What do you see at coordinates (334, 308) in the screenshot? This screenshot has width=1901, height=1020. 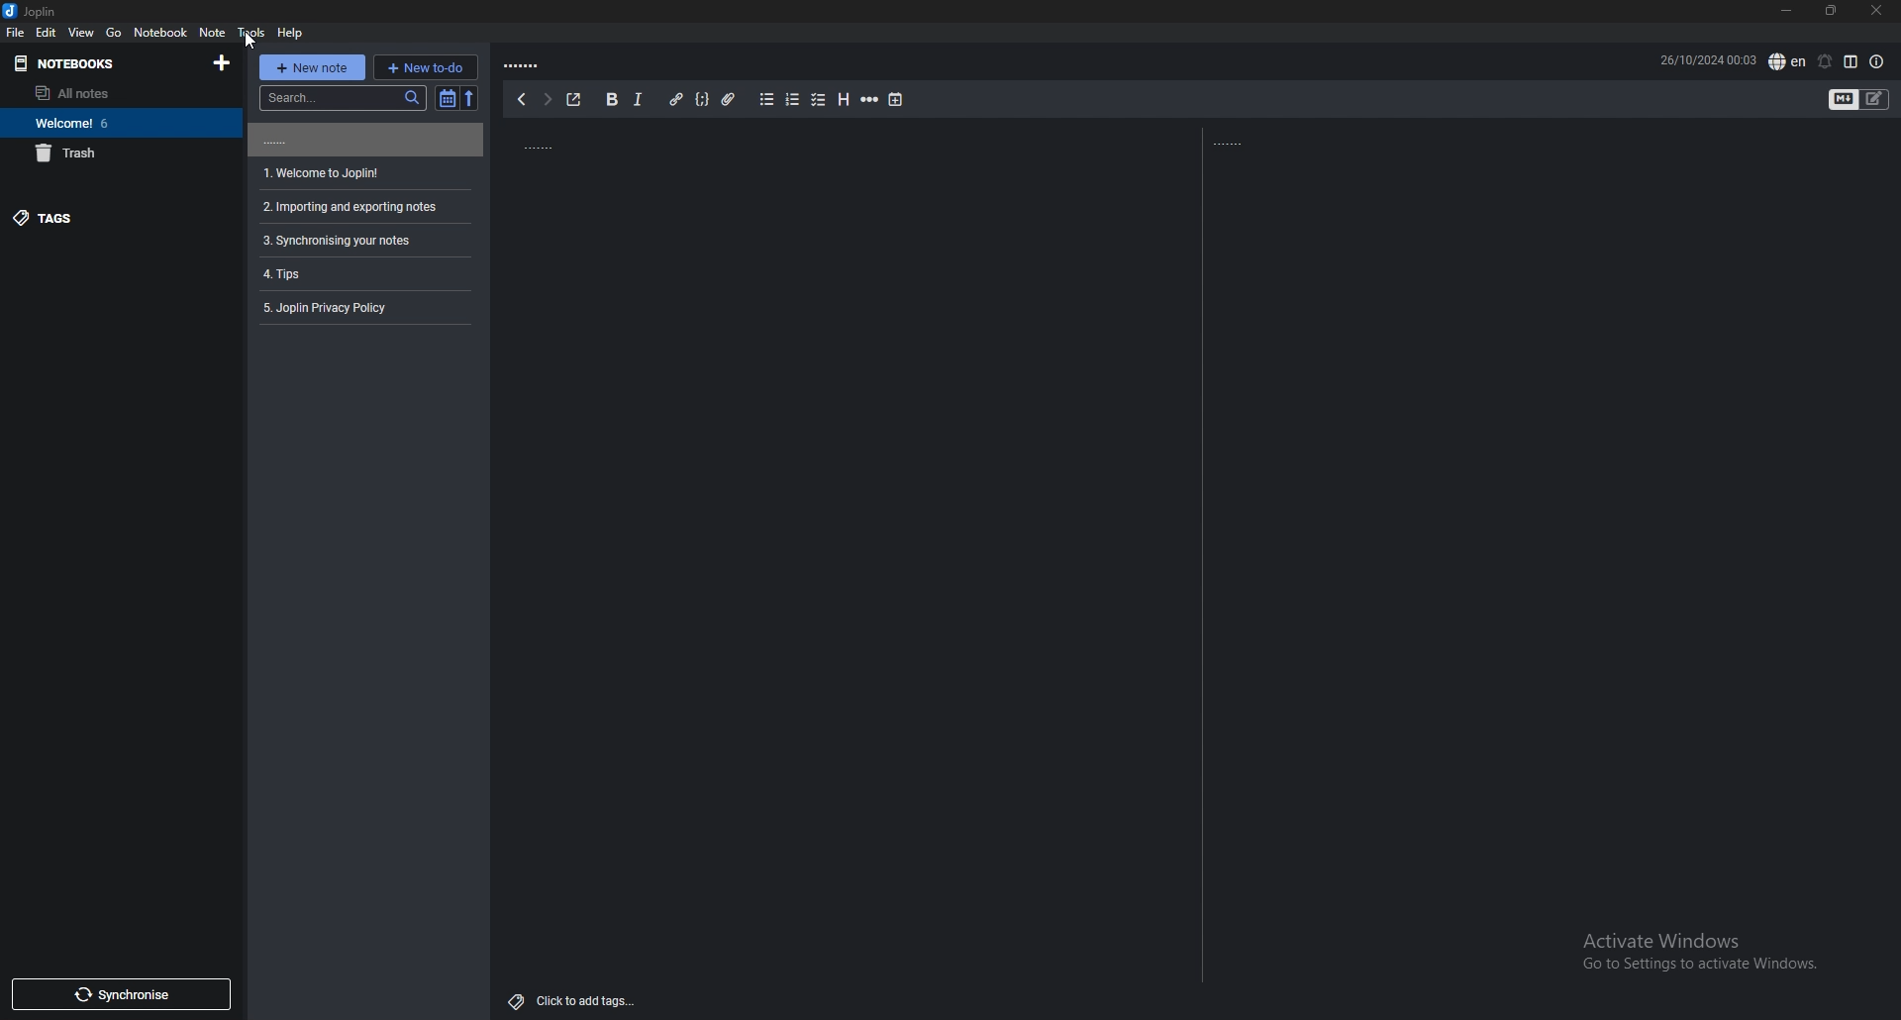 I see `5. Joplin Privacy Policy` at bounding box center [334, 308].